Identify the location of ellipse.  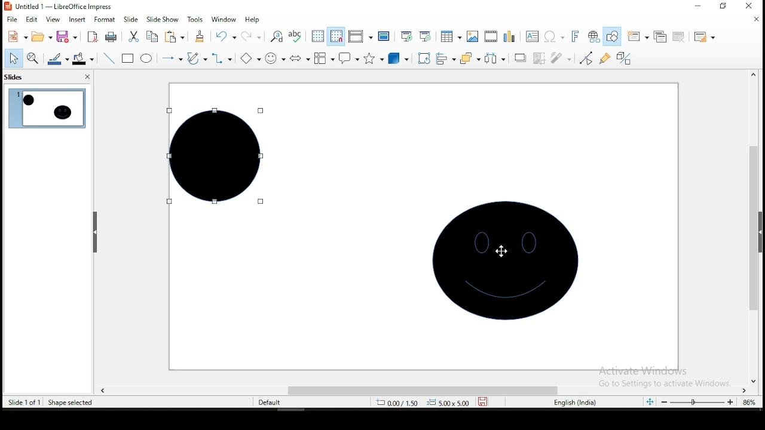
(146, 58).